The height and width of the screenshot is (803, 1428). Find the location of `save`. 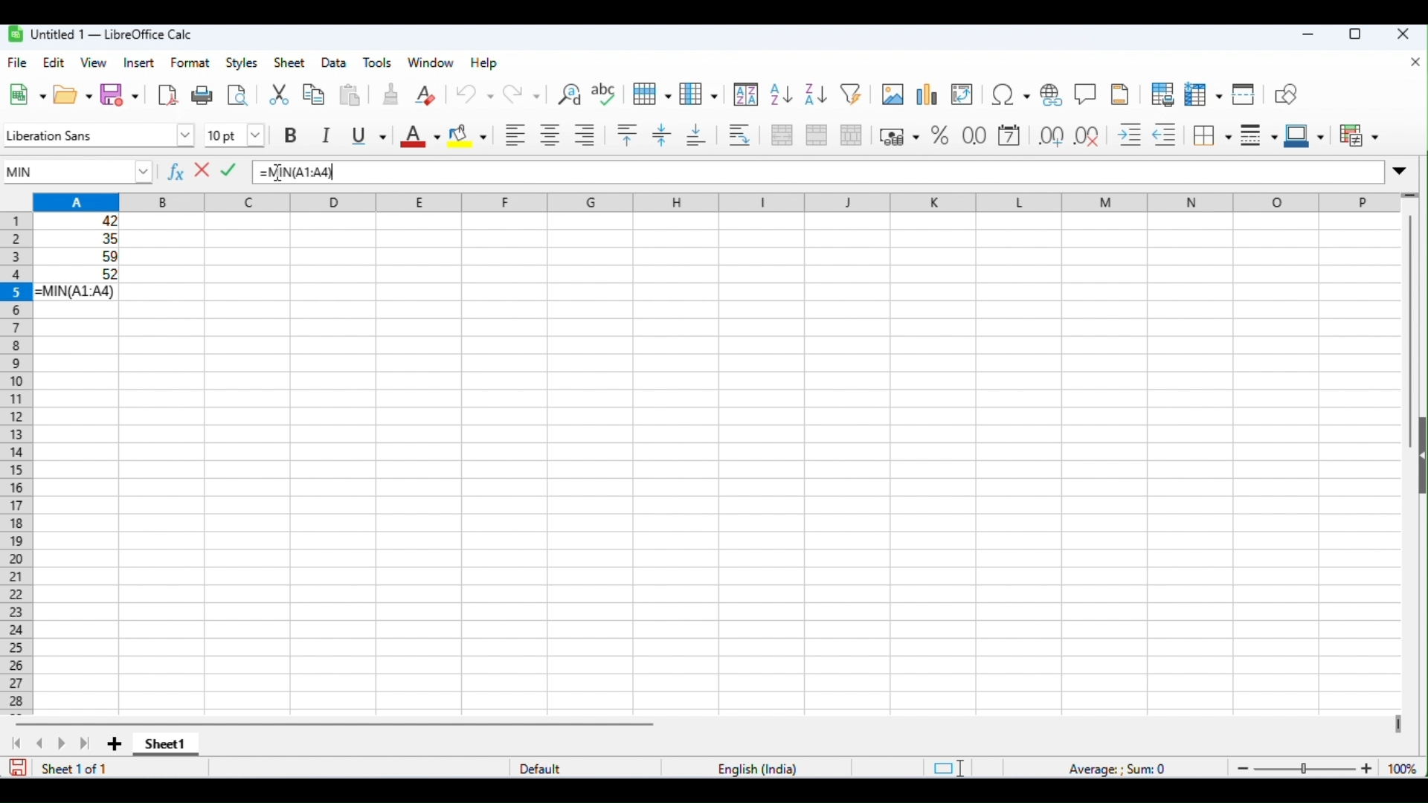

save is located at coordinates (16, 767).